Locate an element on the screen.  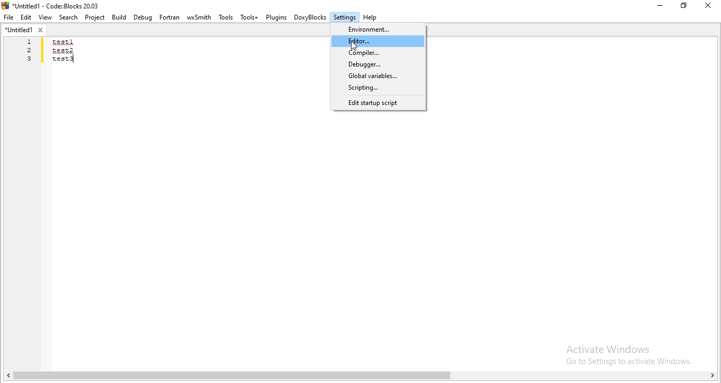
untitled is located at coordinates (24, 30).